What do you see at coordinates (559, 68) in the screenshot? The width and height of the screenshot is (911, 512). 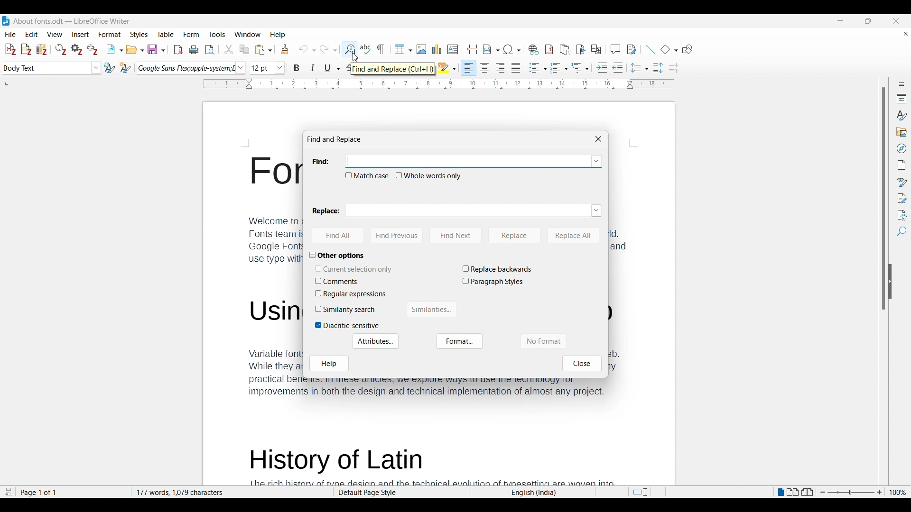 I see `Toggle ordered list options` at bounding box center [559, 68].